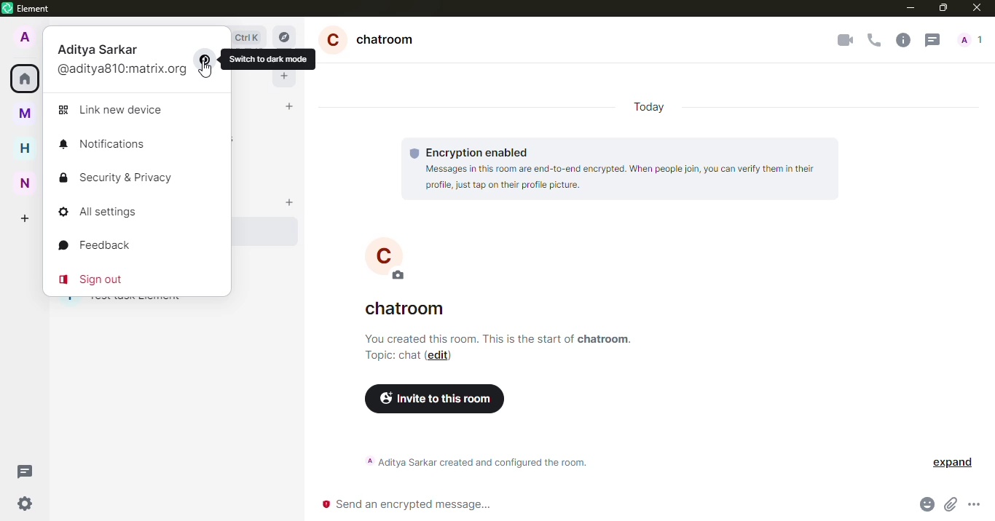 The width and height of the screenshot is (995, 521). What do you see at coordinates (906, 7) in the screenshot?
I see `minimize` at bounding box center [906, 7].